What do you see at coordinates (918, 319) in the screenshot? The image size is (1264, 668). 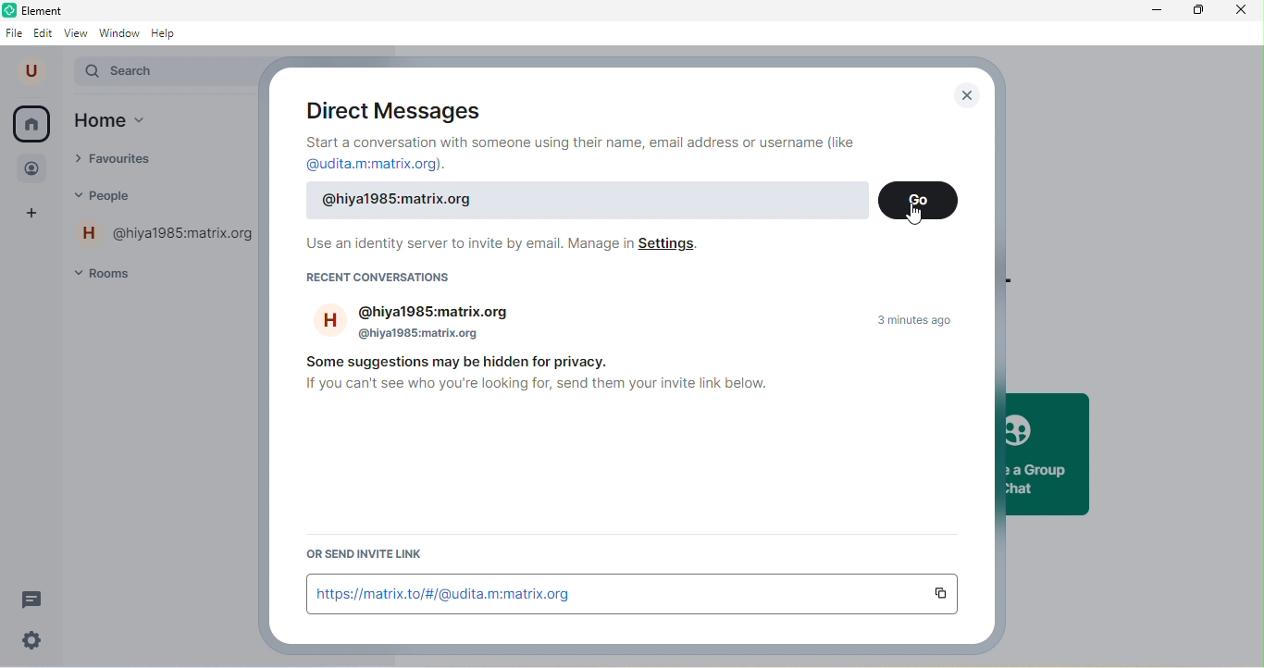 I see `3 min ago` at bounding box center [918, 319].